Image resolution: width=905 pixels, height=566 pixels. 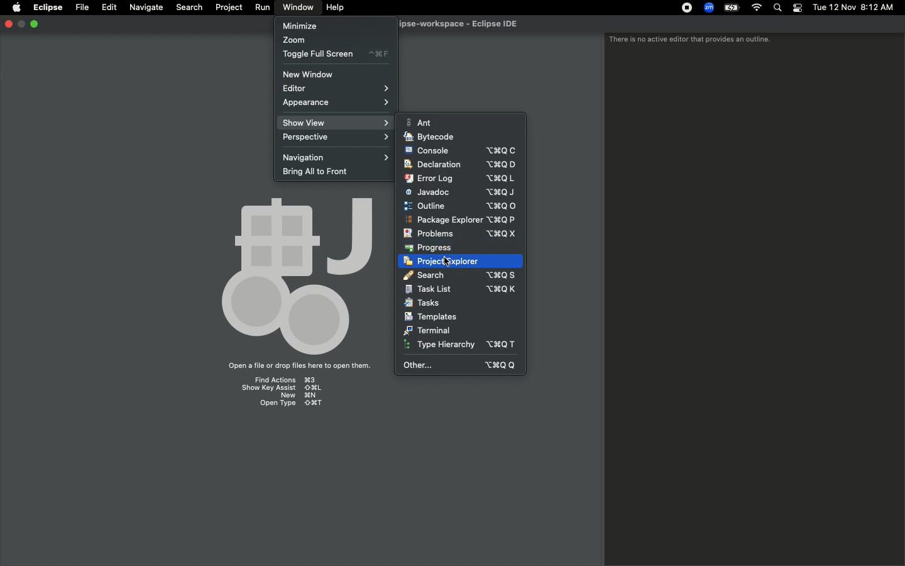 I want to click on Charge, so click(x=729, y=9).